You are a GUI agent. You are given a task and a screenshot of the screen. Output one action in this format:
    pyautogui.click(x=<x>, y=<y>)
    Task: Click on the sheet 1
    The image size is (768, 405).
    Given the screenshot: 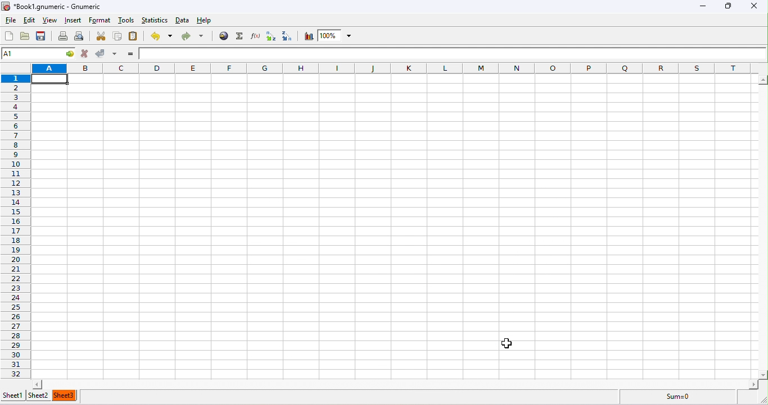 What is the action you would take?
    pyautogui.click(x=13, y=397)
    